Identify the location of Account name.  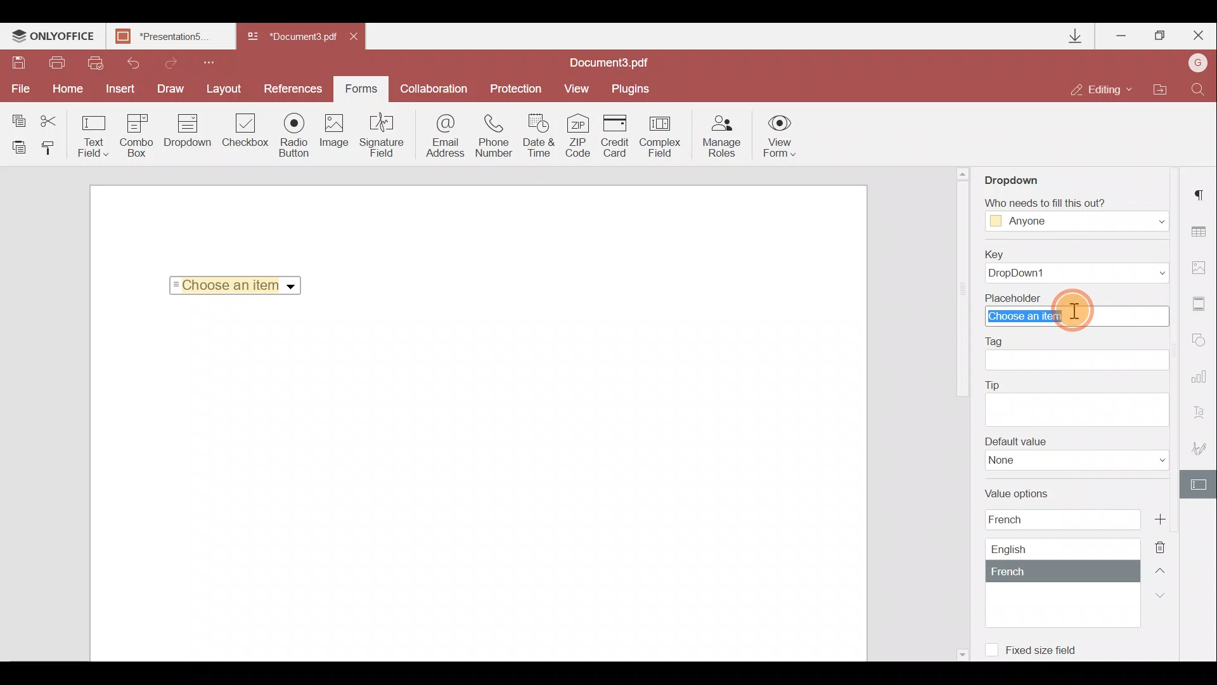
(1194, 64).